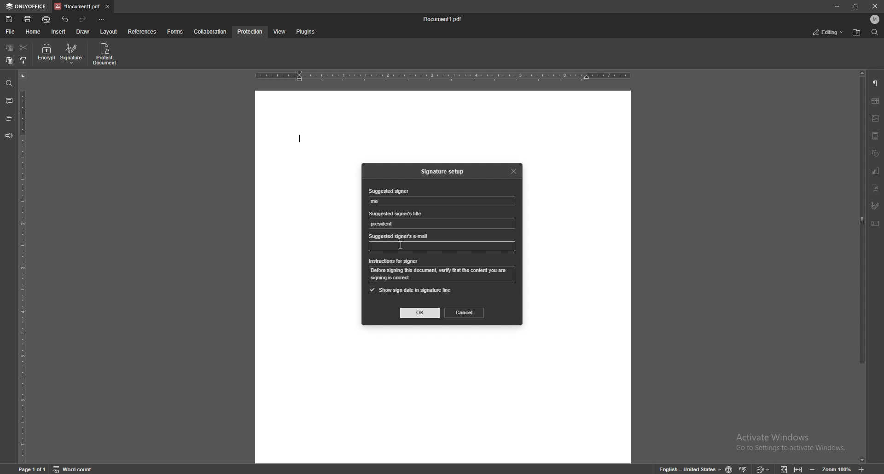 This screenshot has width=884, height=474. Describe the element at coordinates (465, 312) in the screenshot. I see `cancel` at that location.